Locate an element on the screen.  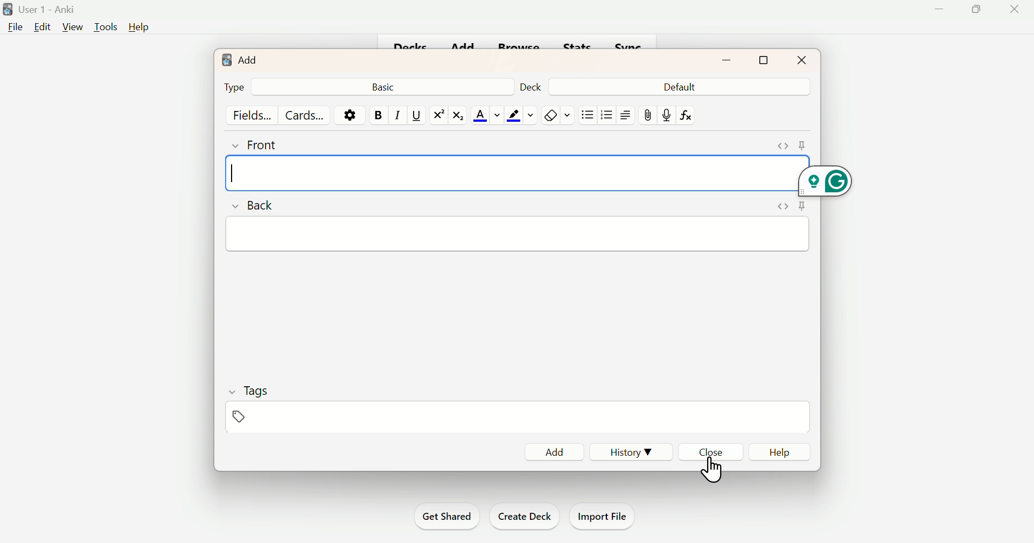
Add is located at coordinates (241, 61).